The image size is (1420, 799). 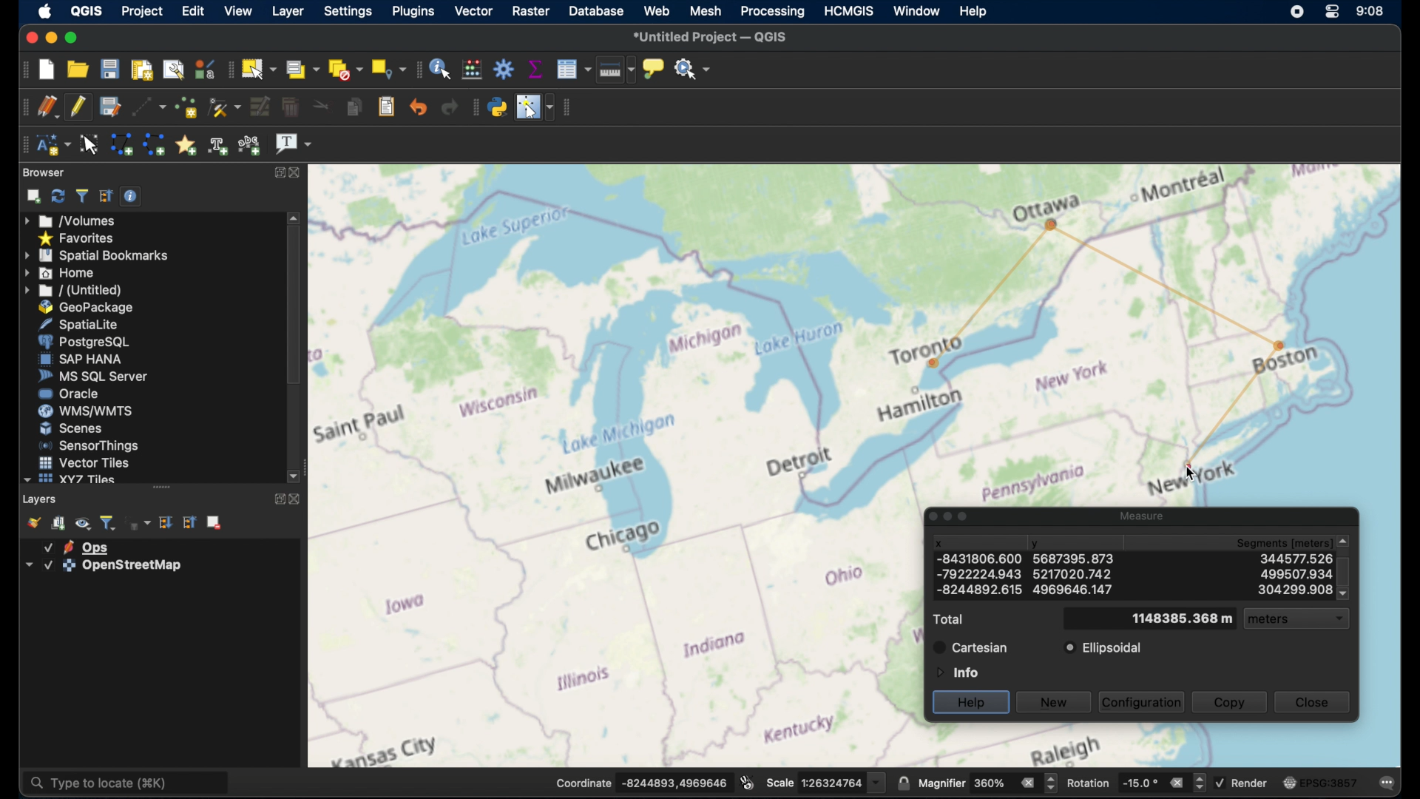 What do you see at coordinates (318, 106) in the screenshot?
I see `cut features` at bounding box center [318, 106].